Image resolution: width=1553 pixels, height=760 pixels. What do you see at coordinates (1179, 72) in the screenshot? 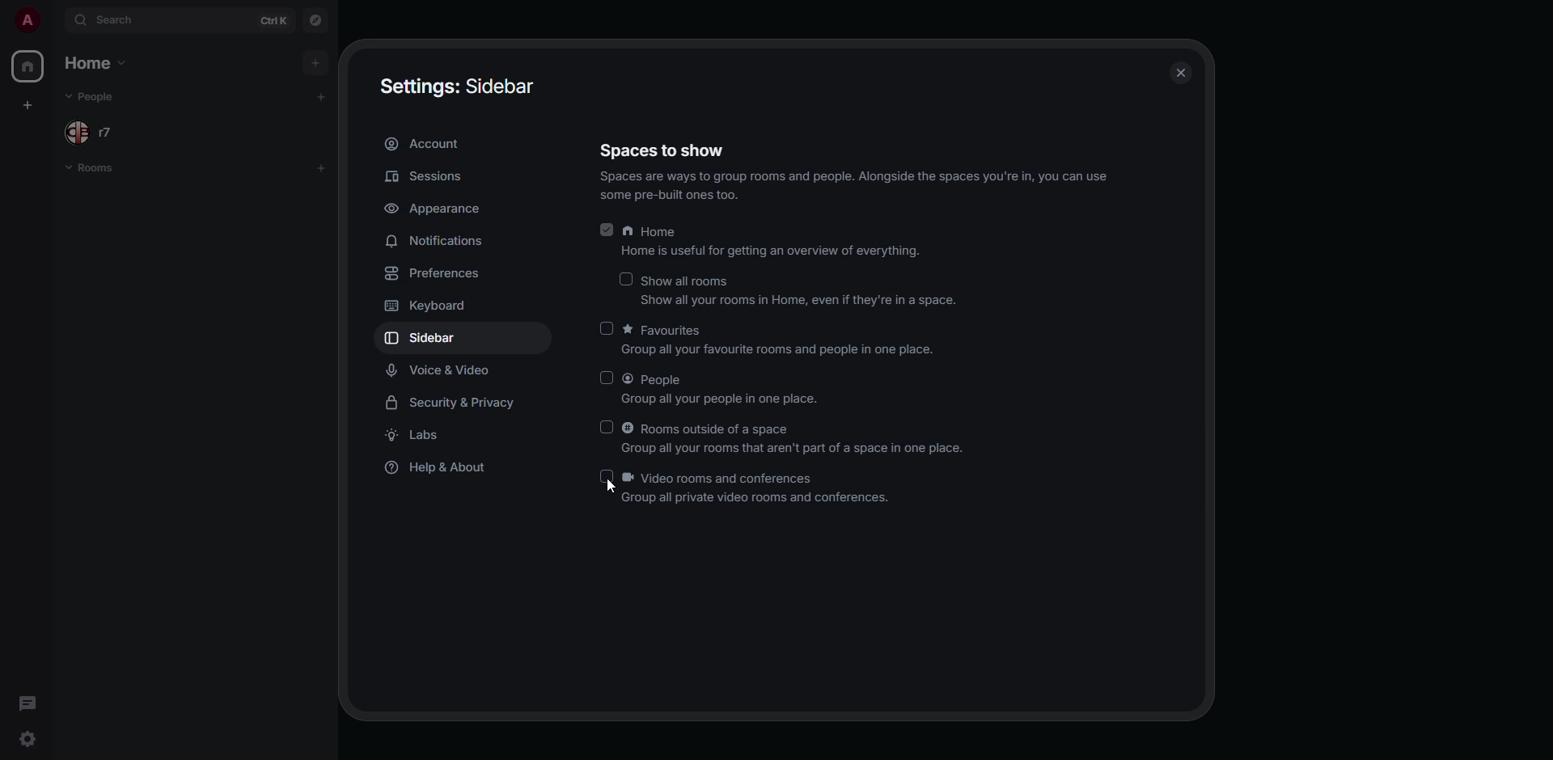
I see `close` at bounding box center [1179, 72].